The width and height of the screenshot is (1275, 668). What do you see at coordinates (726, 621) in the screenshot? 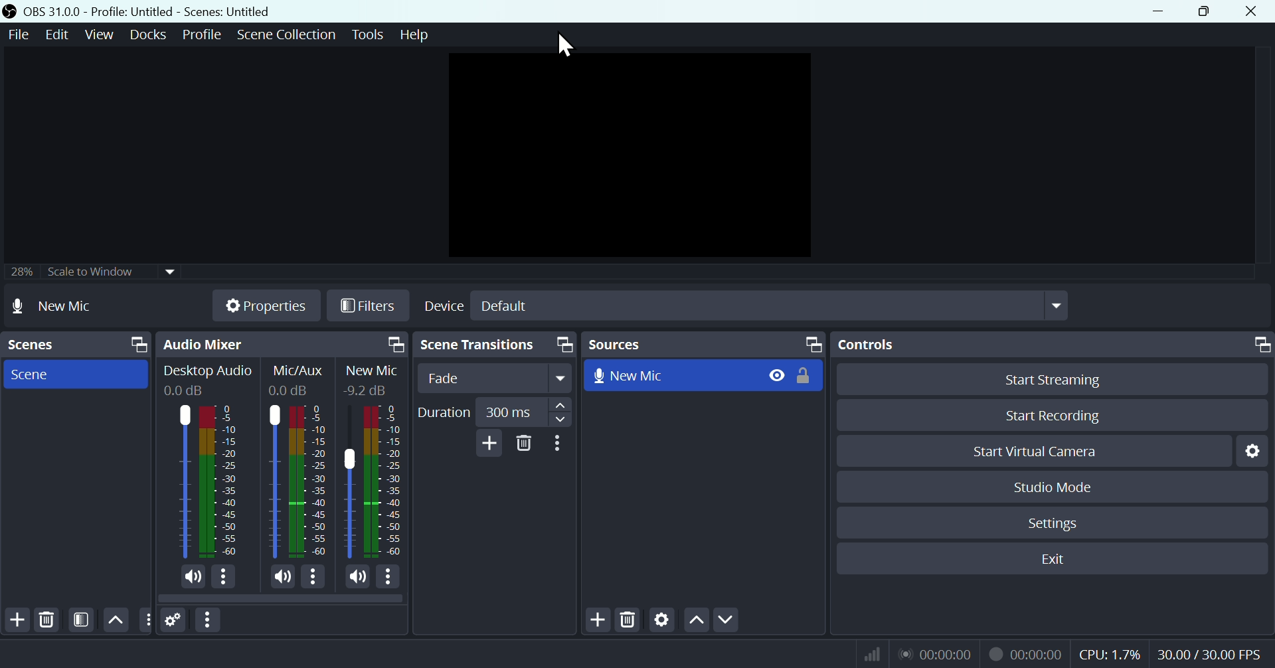
I see `Down` at bounding box center [726, 621].